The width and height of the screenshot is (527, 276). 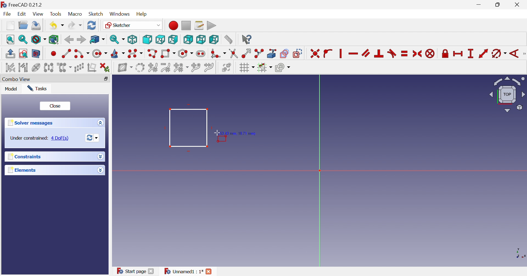 I want to click on Tools, so click(x=56, y=14).